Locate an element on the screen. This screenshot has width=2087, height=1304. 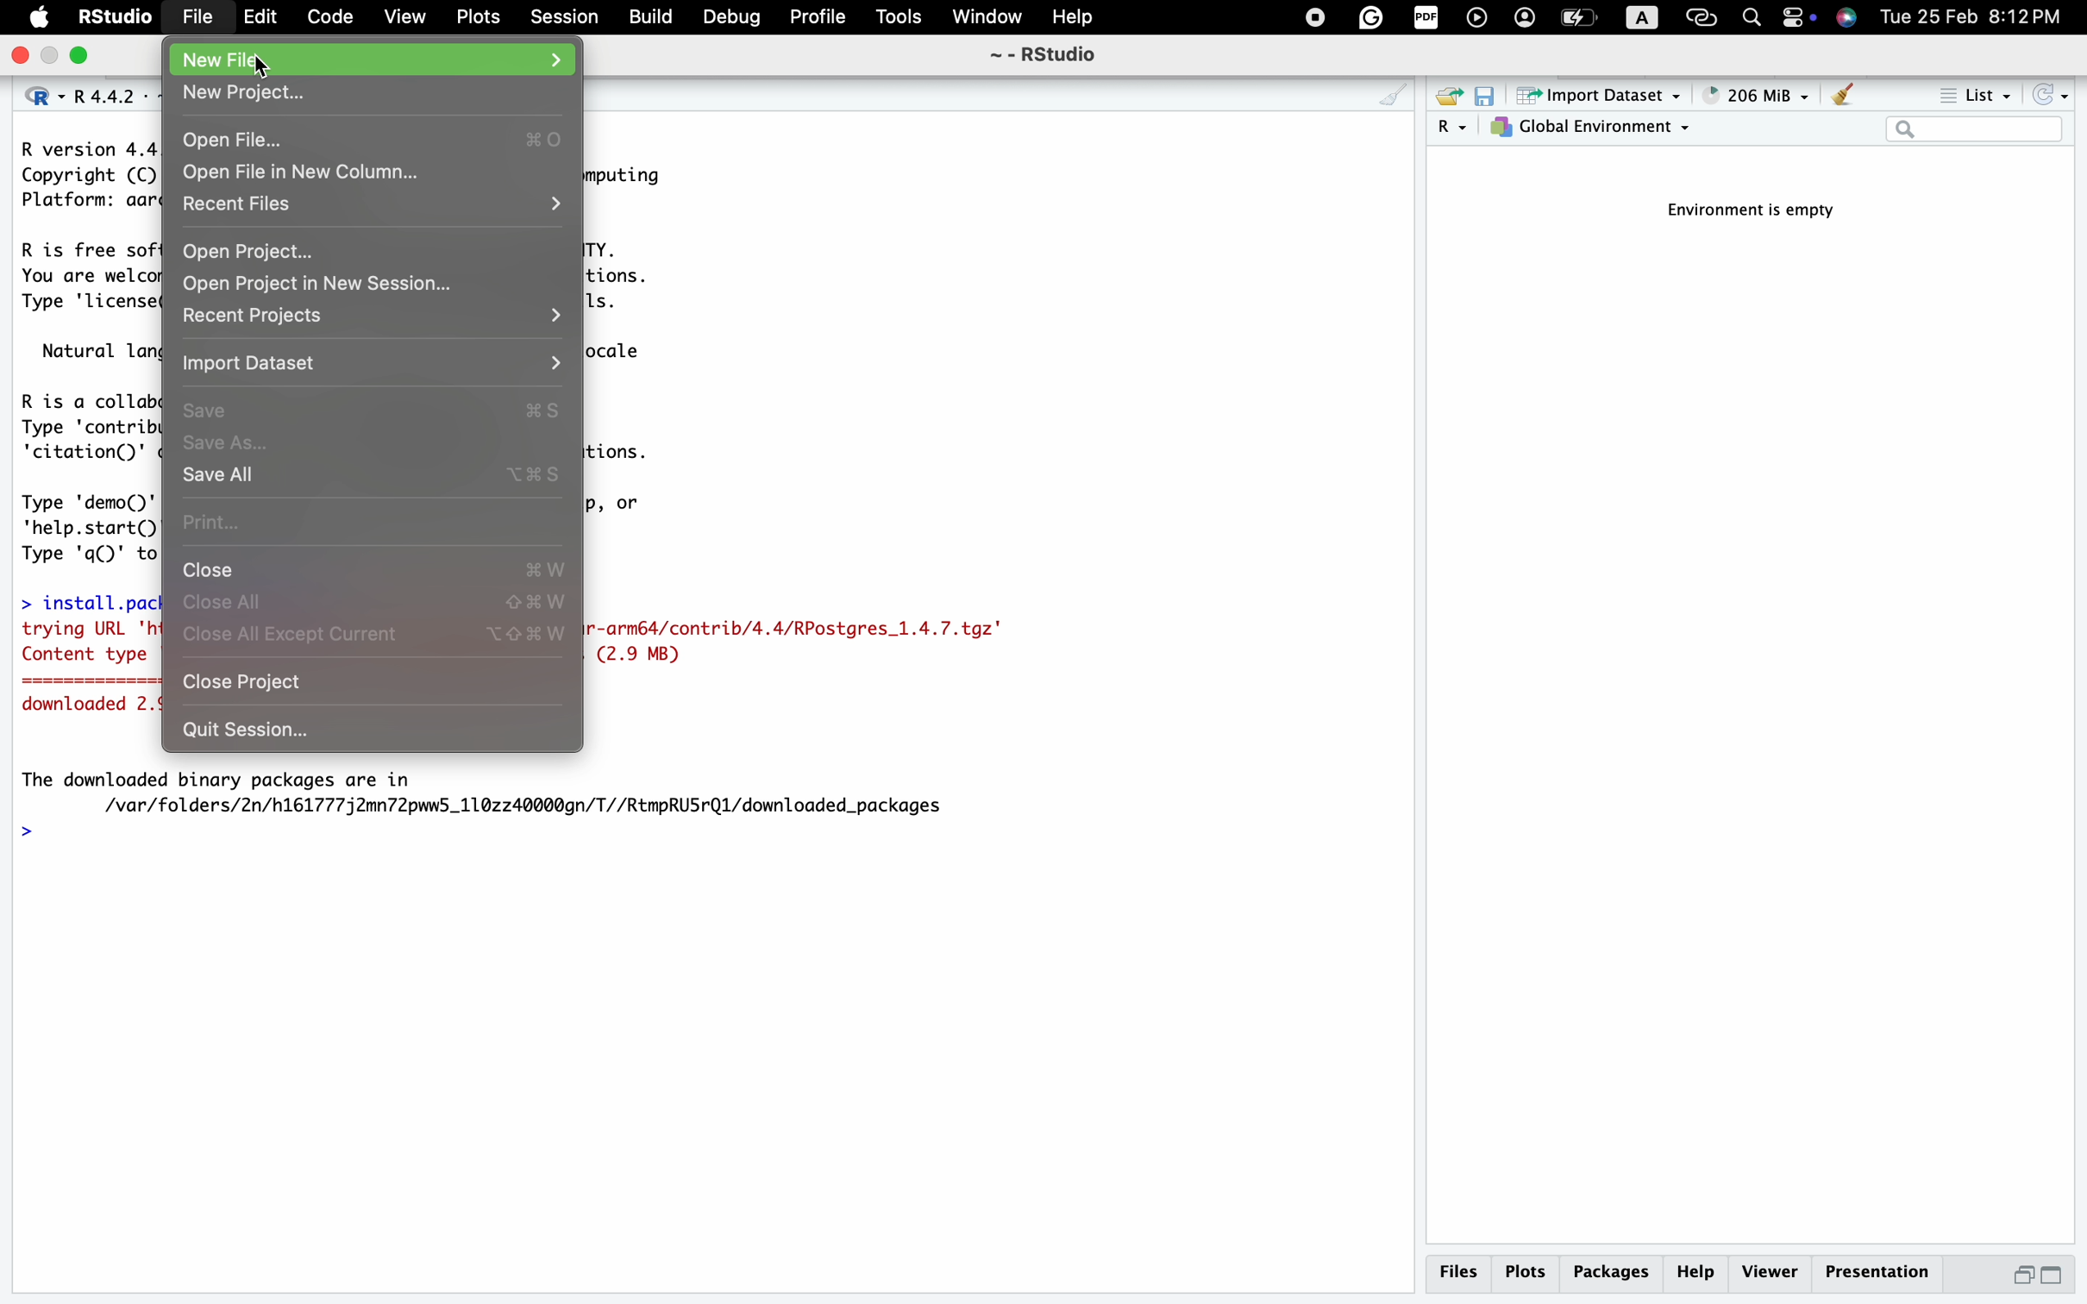
pdf is located at coordinates (1422, 20).